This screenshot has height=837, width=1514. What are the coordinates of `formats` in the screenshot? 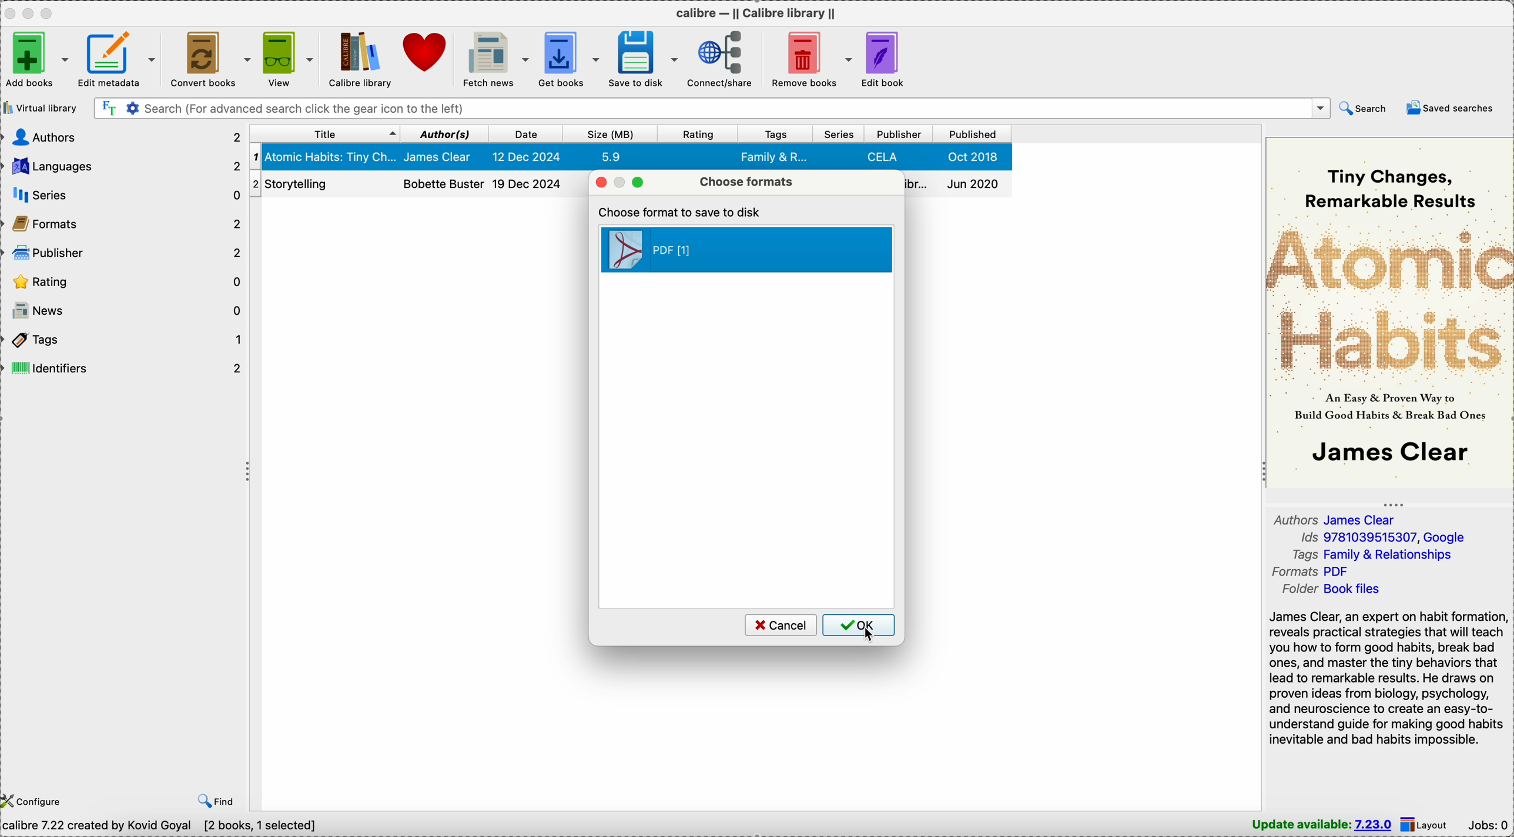 It's located at (126, 226).